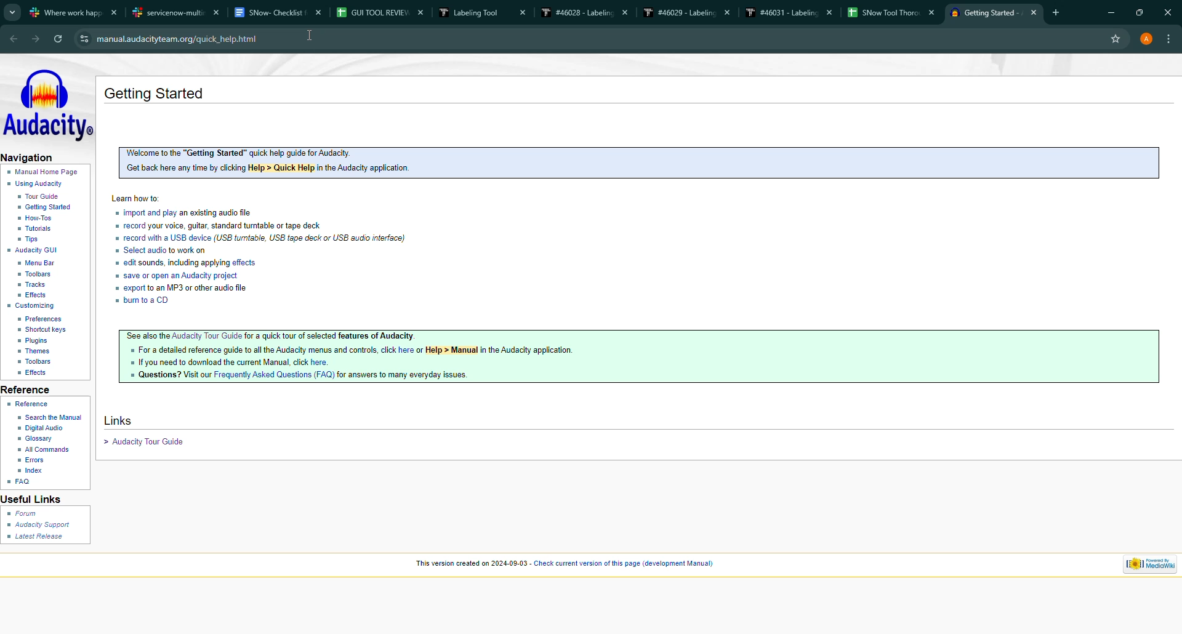 The width and height of the screenshot is (1182, 634). Describe the element at coordinates (201, 288) in the screenshot. I see `to an MP3 or other audio file` at that location.